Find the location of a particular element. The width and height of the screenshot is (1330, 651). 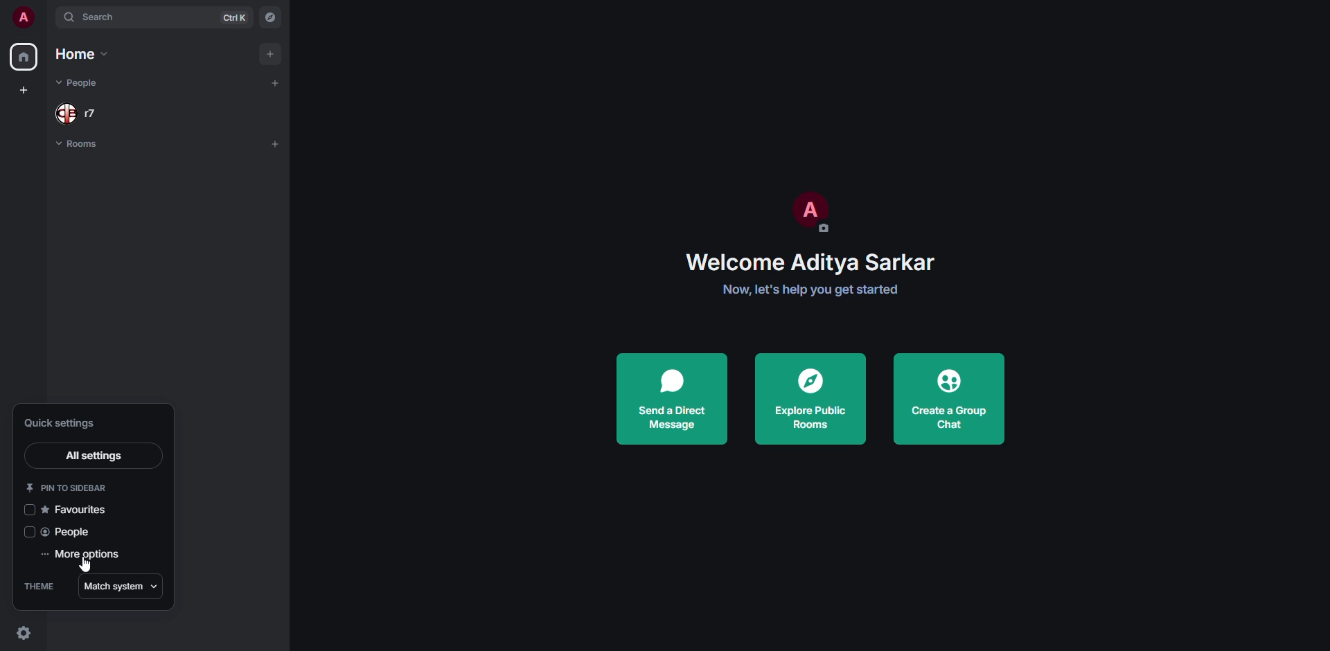

add is located at coordinates (274, 82).